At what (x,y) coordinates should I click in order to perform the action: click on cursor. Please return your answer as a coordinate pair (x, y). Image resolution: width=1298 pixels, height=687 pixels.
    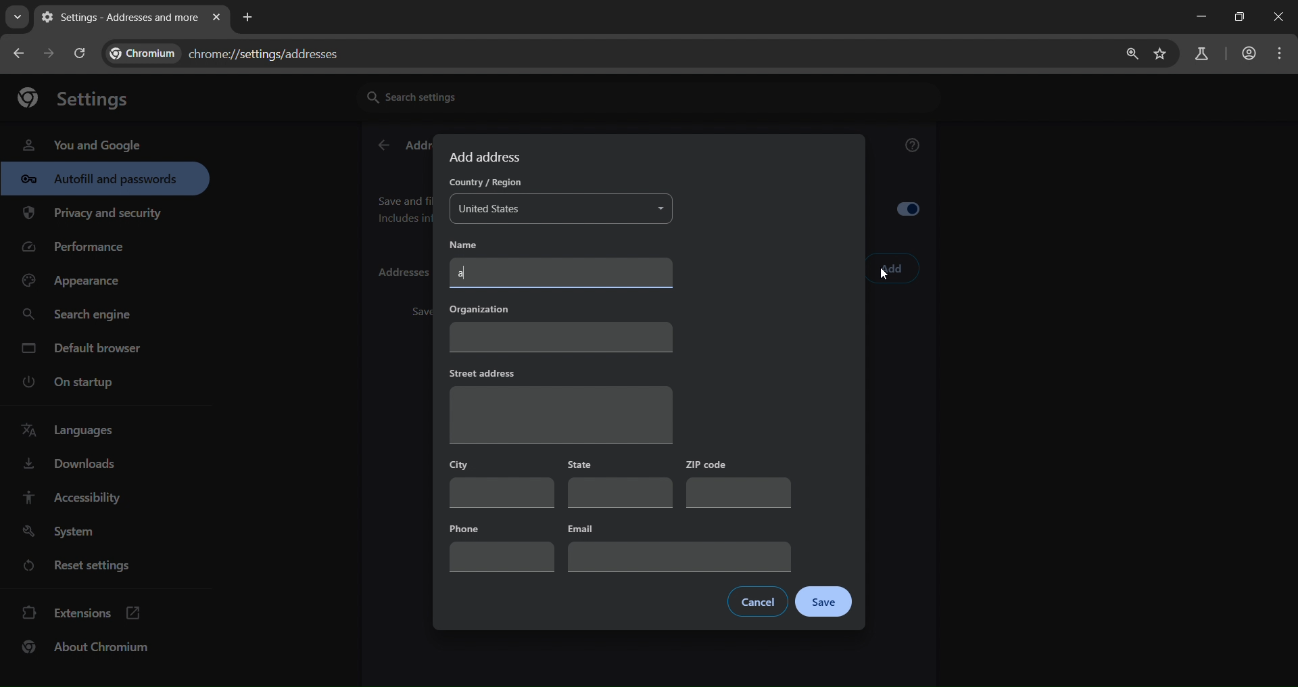
    Looking at the image, I should click on (884, 277).